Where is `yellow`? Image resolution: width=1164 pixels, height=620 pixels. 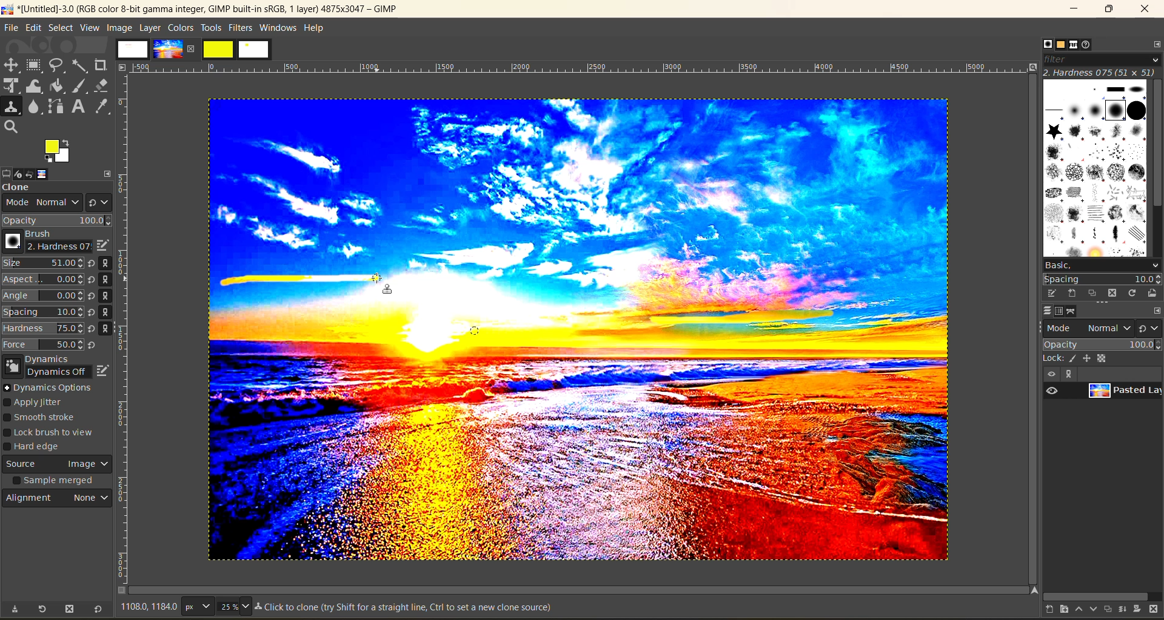 yellow is located at coordinates (219, 49).